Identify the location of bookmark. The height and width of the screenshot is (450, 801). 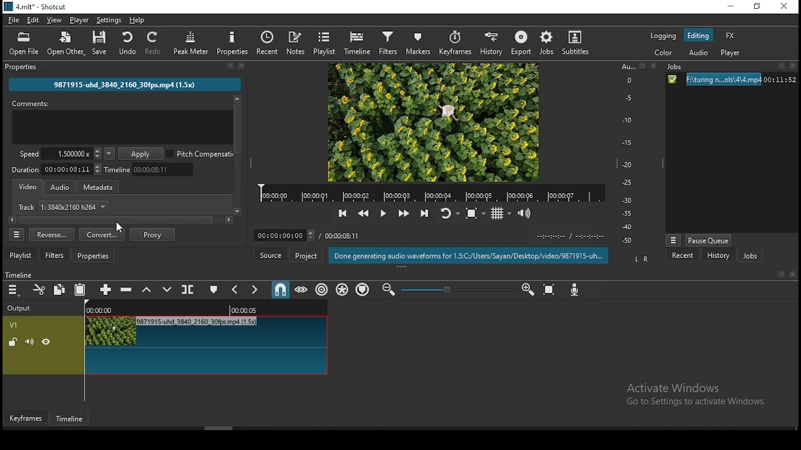
(229, 66).